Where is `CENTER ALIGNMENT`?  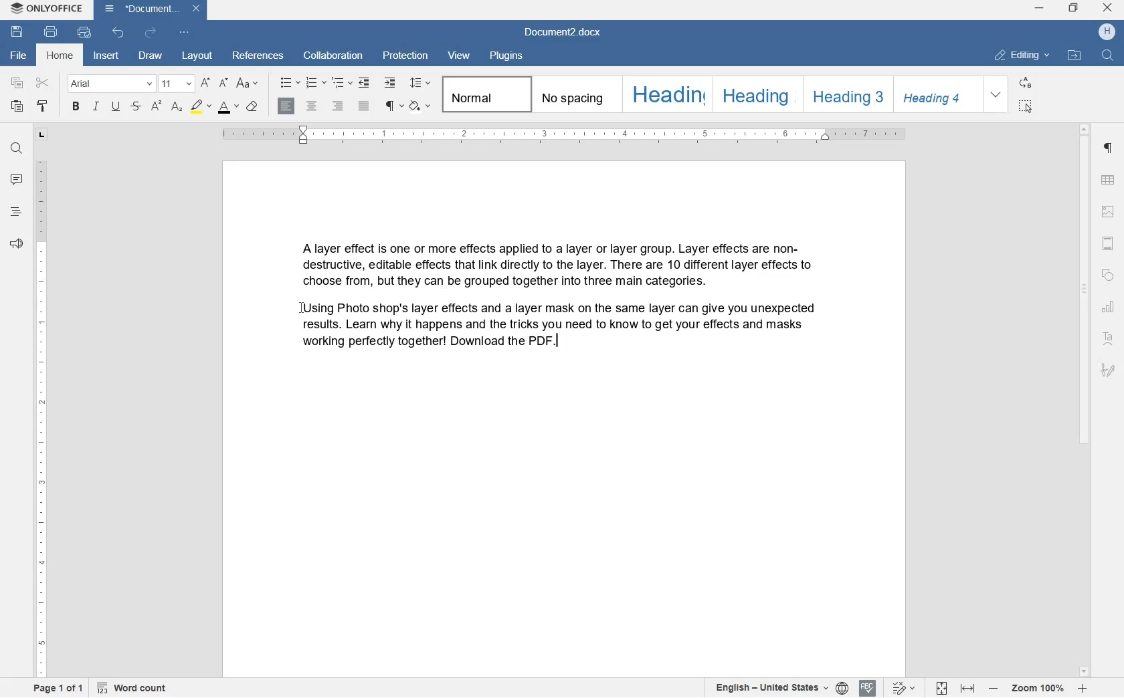 CENTER ALIGNMENT is located at coordinates (312, 106).